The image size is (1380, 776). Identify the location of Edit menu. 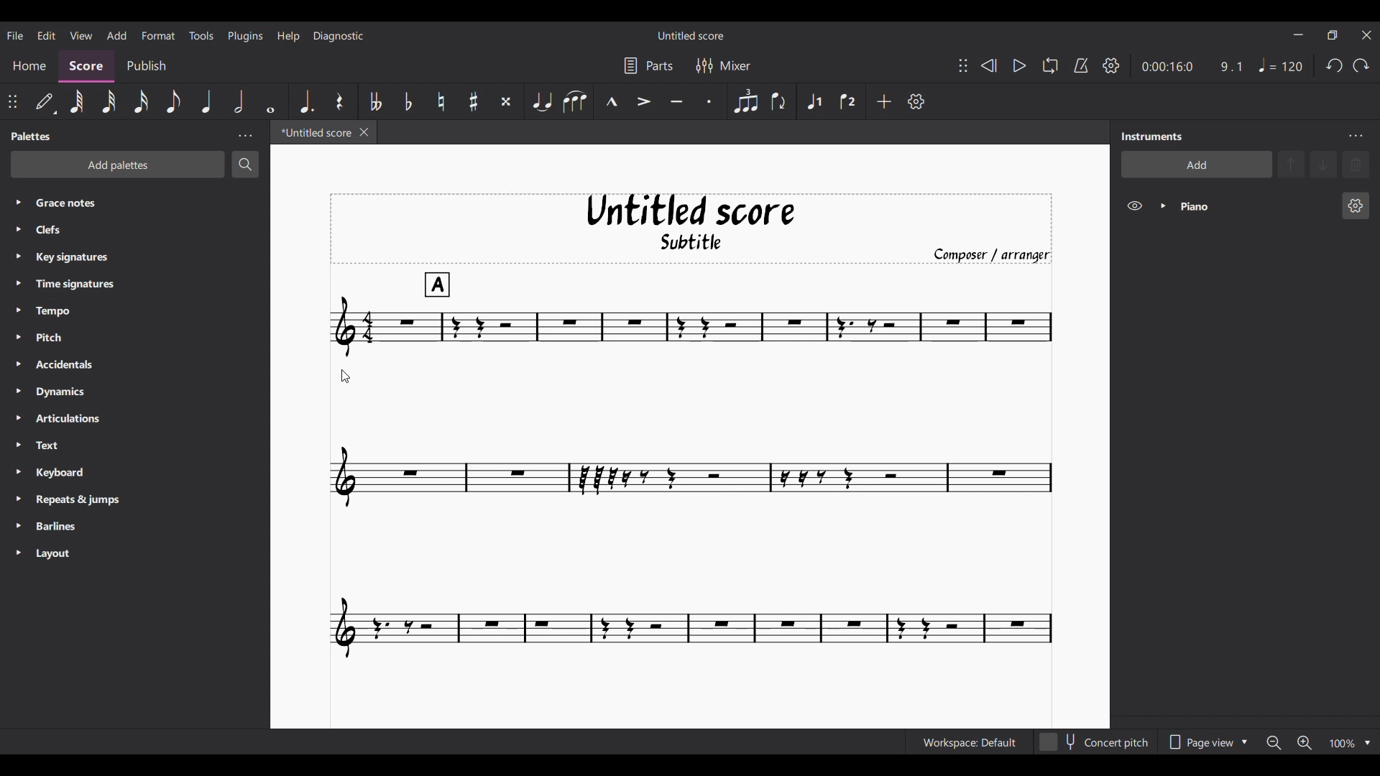
(45, 34).